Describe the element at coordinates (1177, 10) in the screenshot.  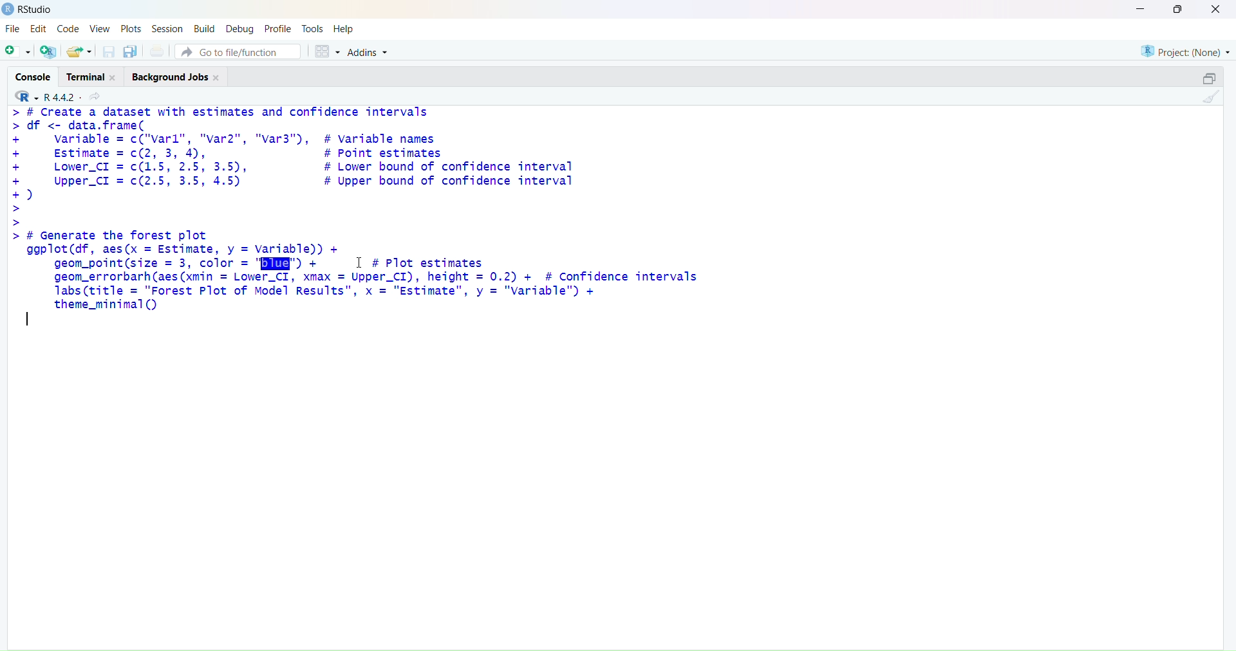
I see `maximiz` at that location.